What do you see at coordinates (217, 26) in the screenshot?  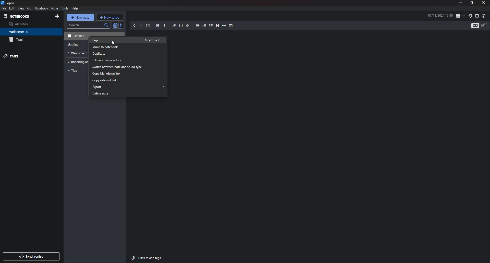 I see `heading` at bounding box center [217, 26].